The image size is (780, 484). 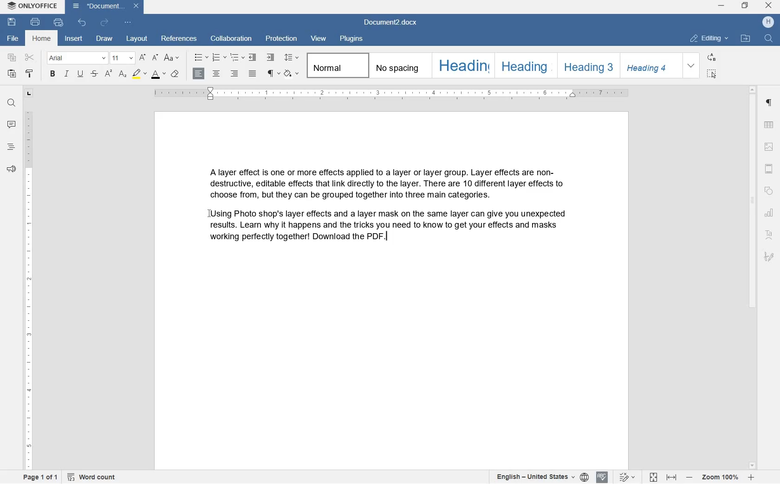 I want to click on ITALIC, so click(x=66, y=75).